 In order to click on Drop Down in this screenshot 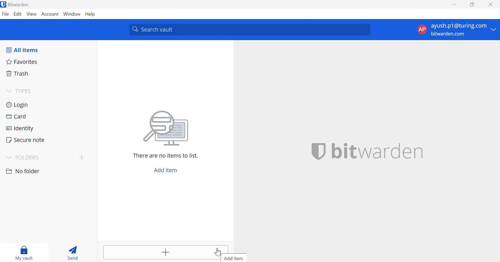, I will do `click(495, 29)`.